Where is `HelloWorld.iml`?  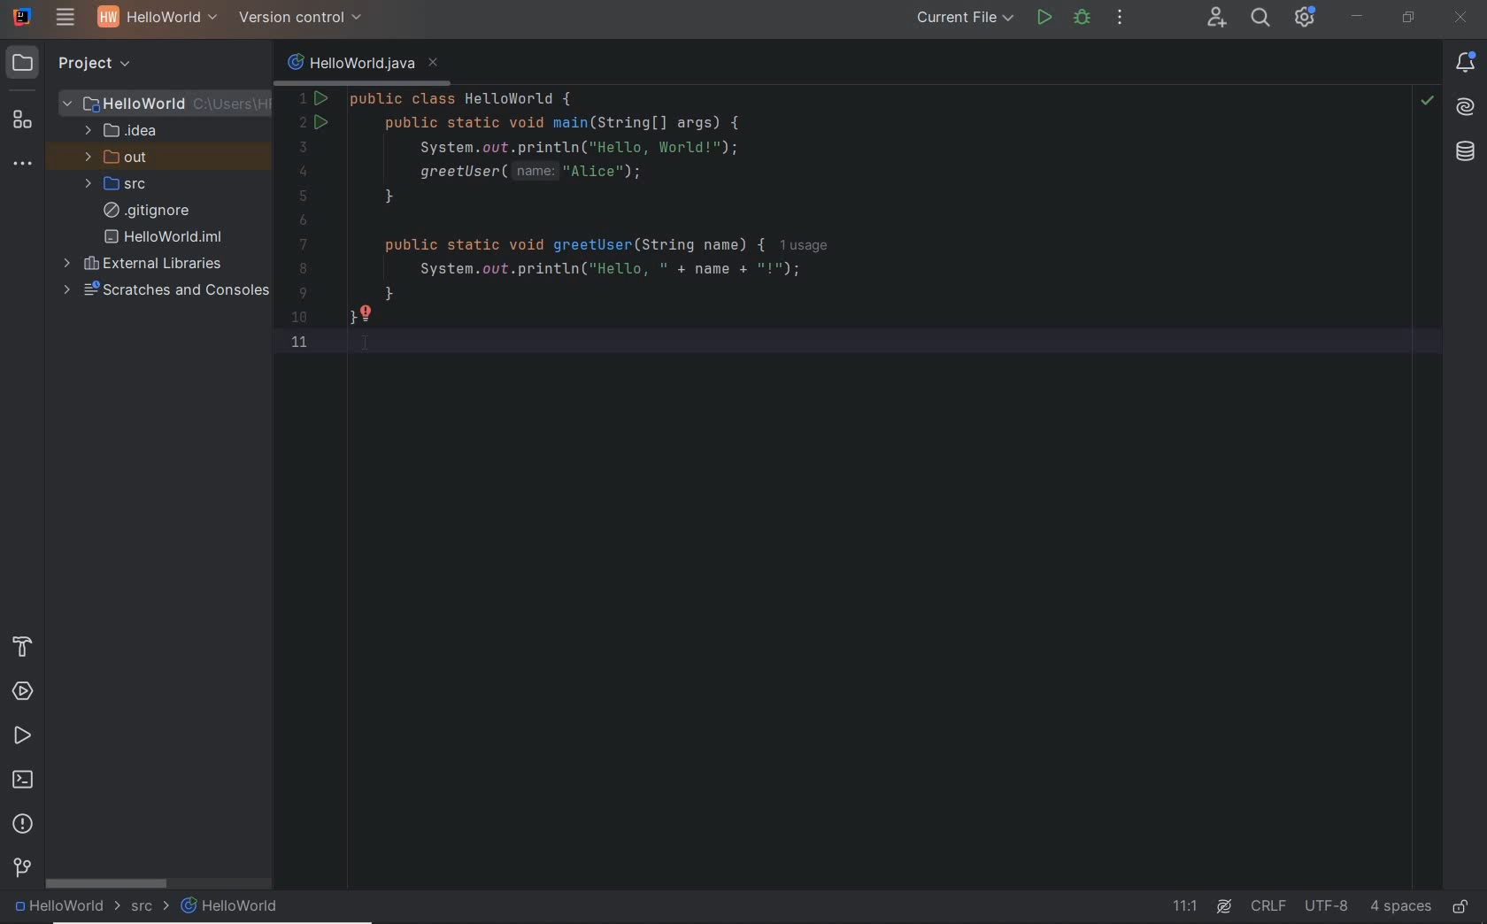
HelloWorld.iml is located at coordinates (165, 236).